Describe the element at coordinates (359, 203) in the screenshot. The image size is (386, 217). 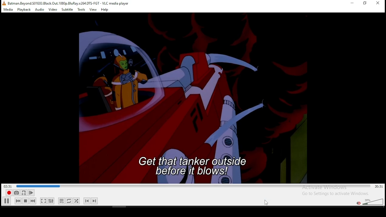
I see `mute/unmute` at that location.